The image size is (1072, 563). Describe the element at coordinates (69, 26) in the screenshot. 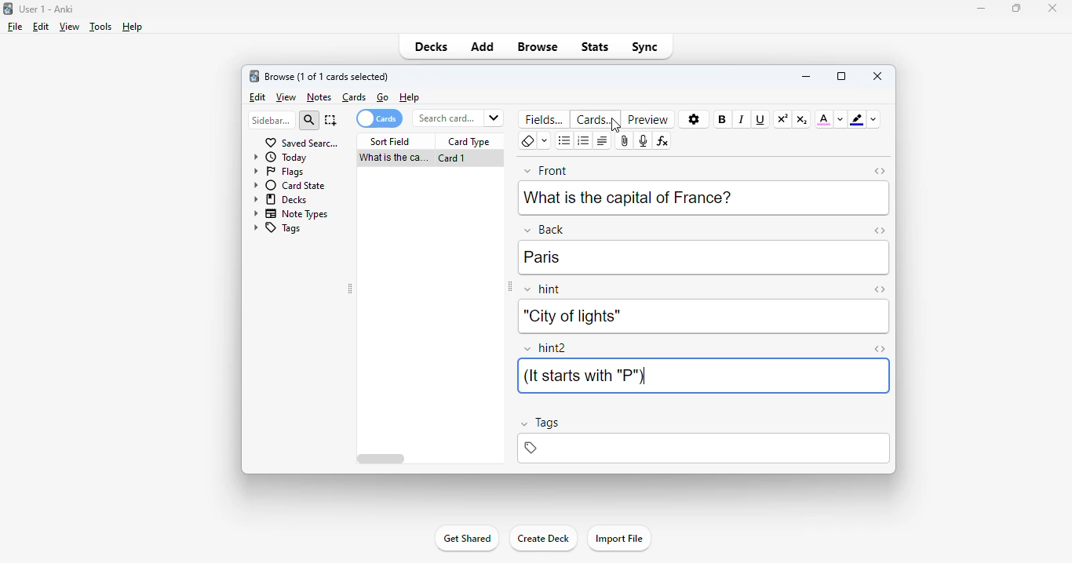

I see `view` at that location.